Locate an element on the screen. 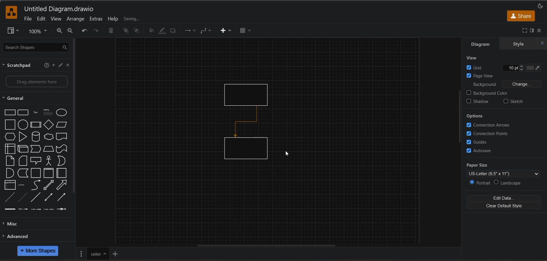  sketch is located at coordinates (513, 101).